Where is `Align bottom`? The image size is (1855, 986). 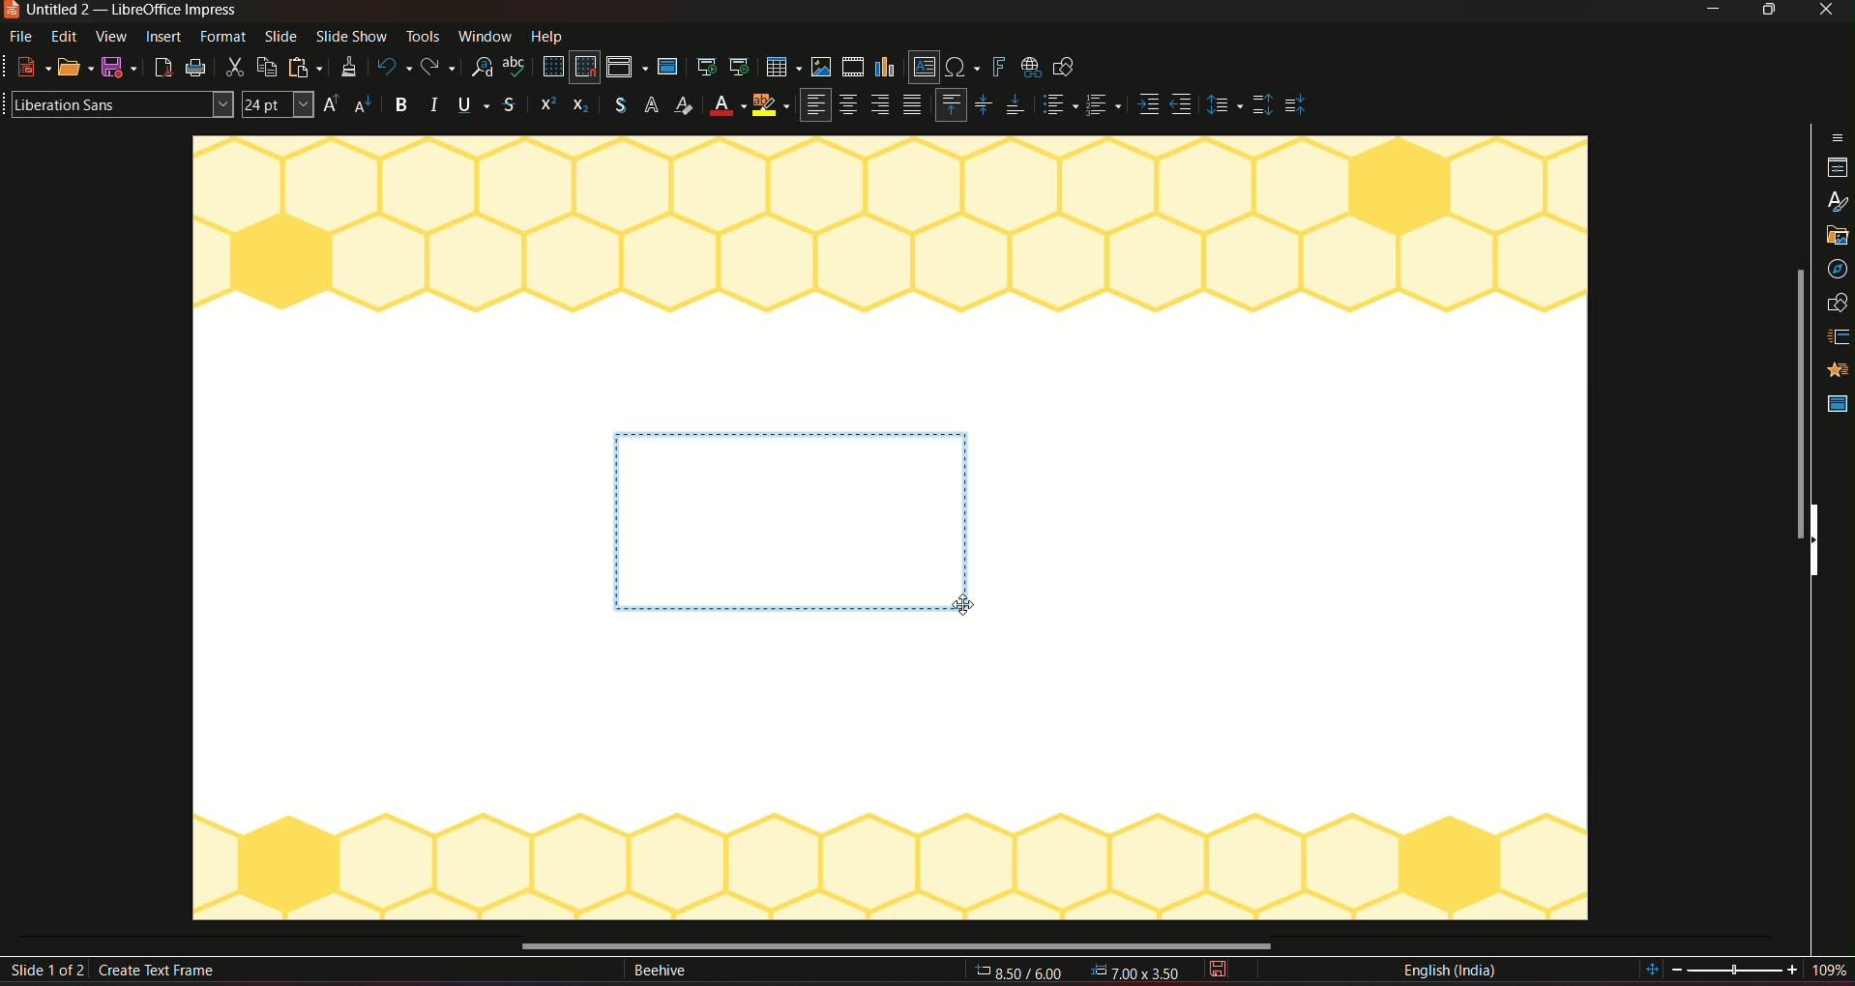 Align bottom is located at coordinates (1016, 105).